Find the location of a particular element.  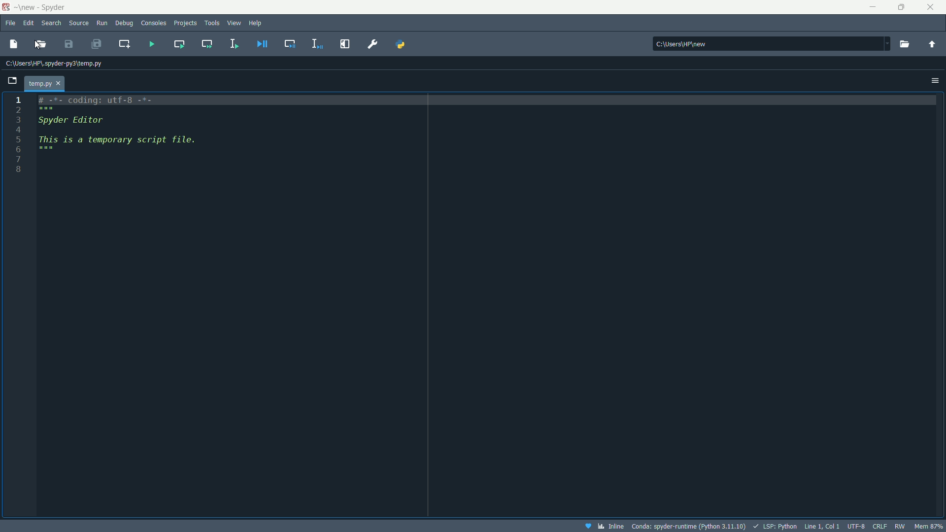

Save file is located at coordinates (68, 44).